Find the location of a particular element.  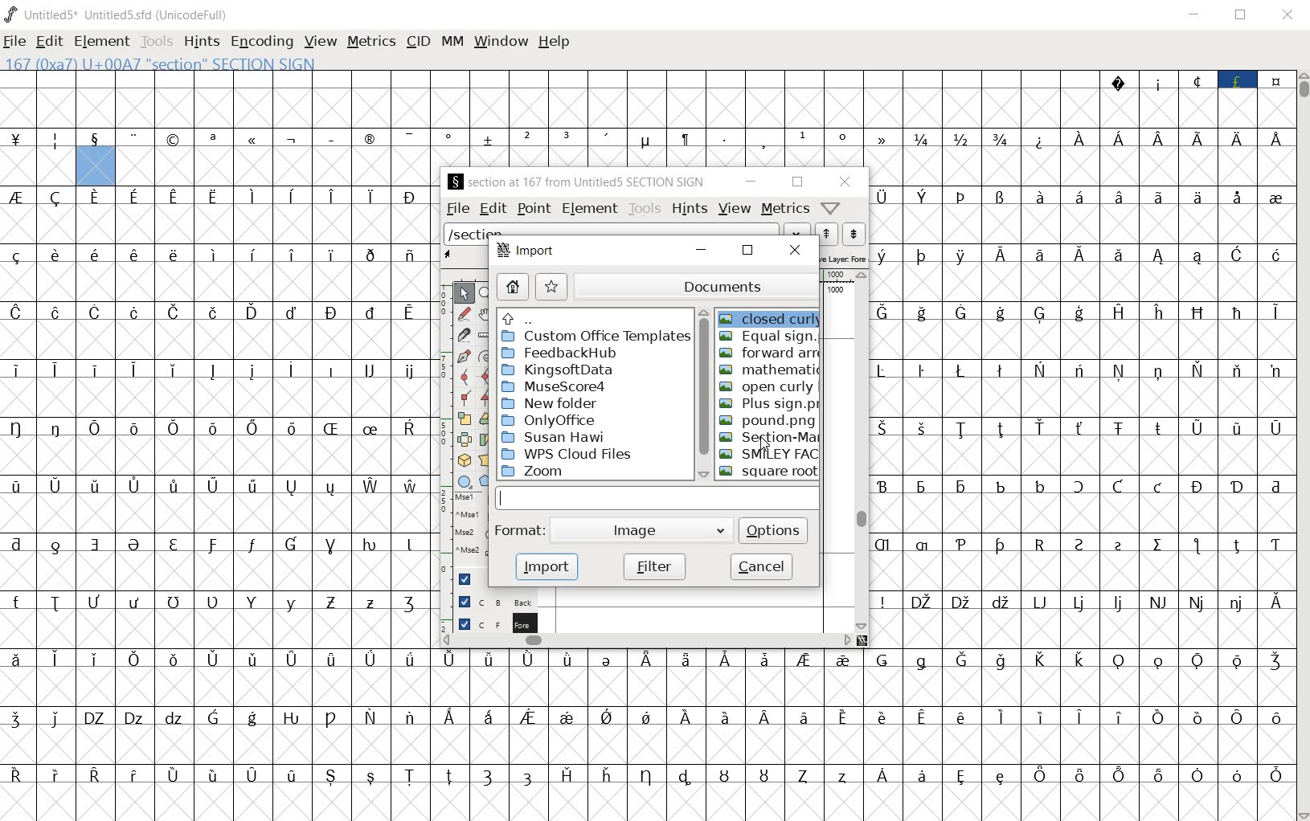

rectangle or ellipse is located at coordinates (465, 482).